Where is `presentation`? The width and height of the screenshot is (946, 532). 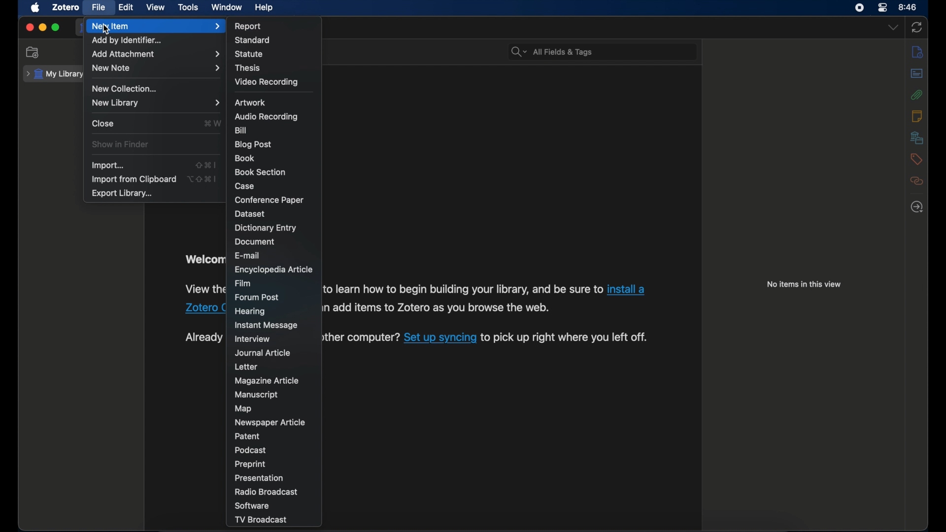
presentation is located at coordinates (261, 478).